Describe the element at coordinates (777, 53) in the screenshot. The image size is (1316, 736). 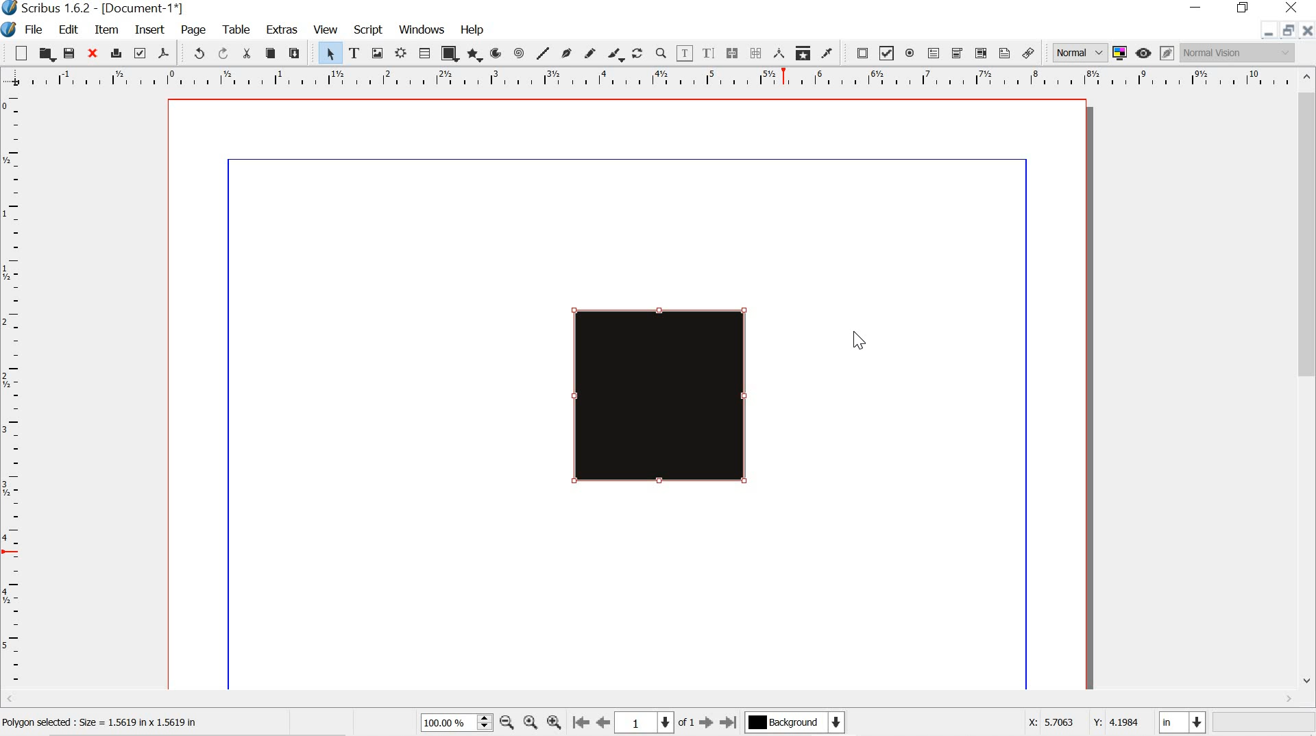
I see `measurements` at that location.